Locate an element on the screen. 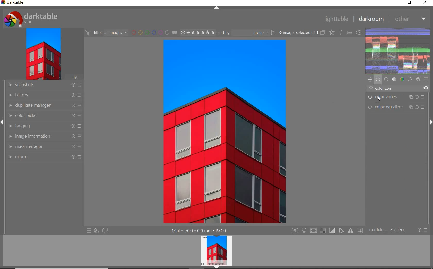  duplicate manager is located at coordinates (43, 106).